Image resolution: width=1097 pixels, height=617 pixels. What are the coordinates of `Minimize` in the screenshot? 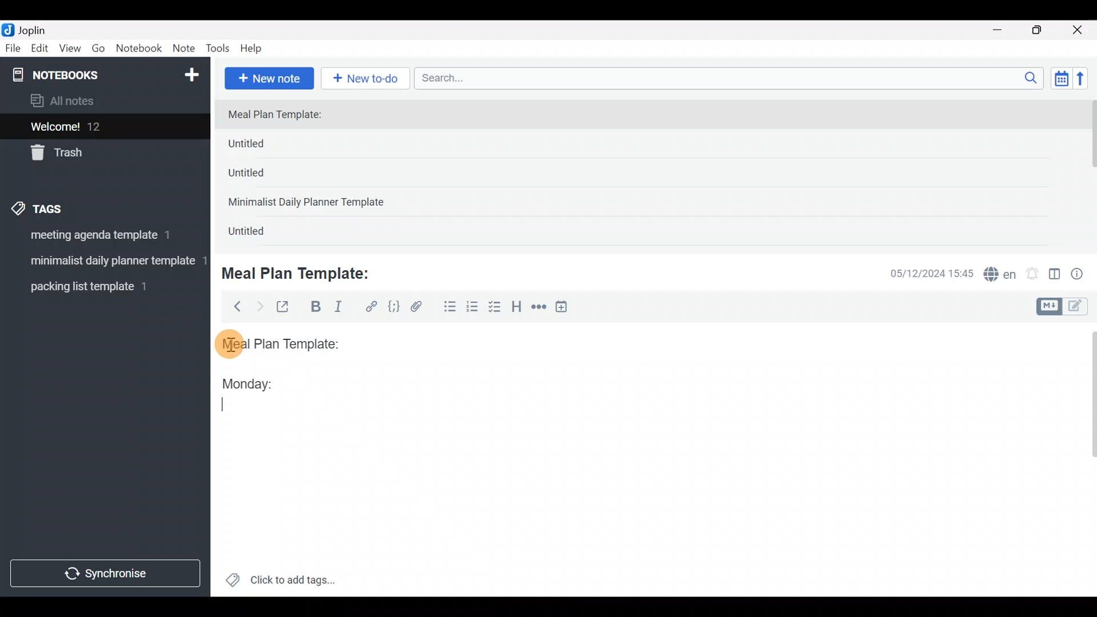 It's located at (1004, 29).